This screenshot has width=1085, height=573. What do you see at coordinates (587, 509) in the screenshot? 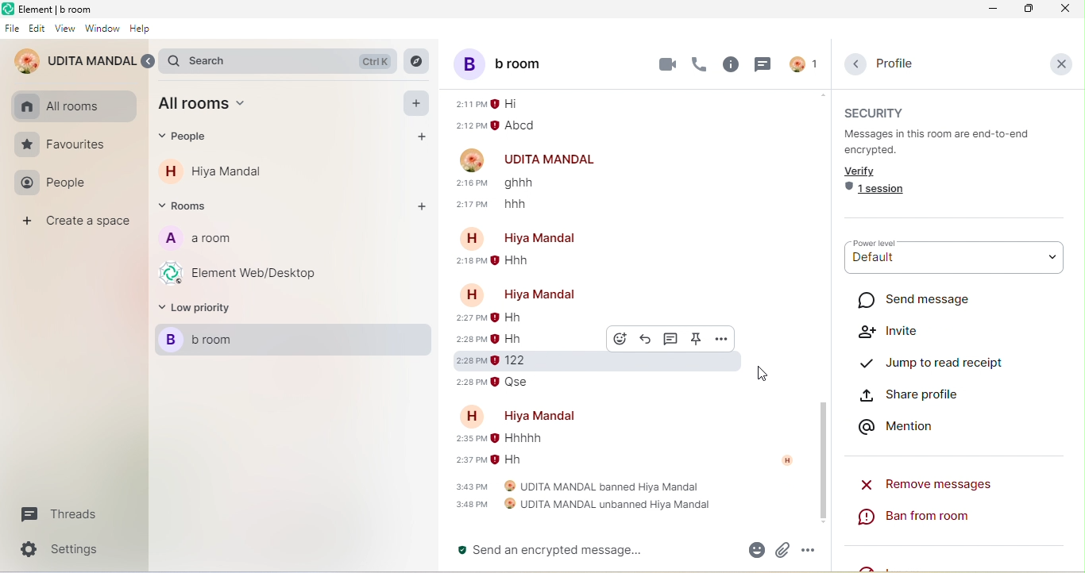
I see `udita mandal unbanned hiya mandal` at bounding box center [587, 509].